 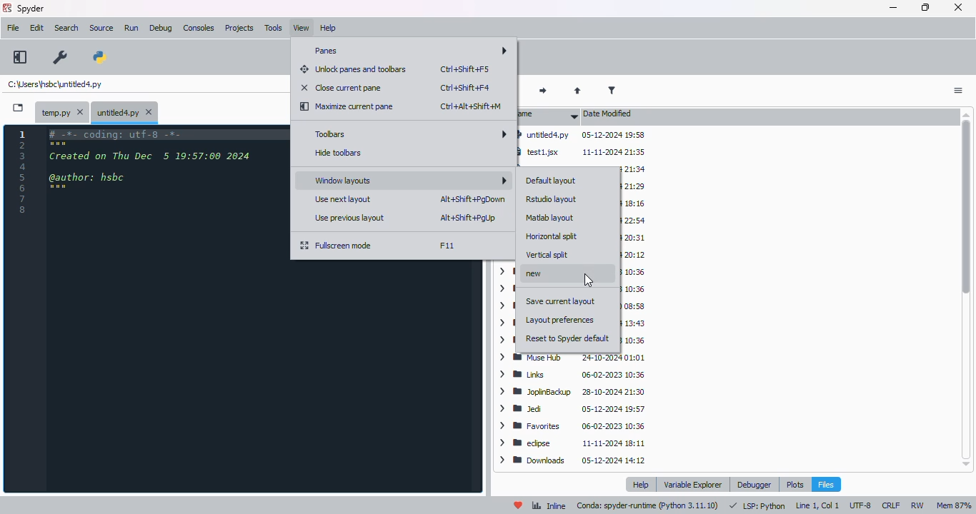 I want to click on help, so click(x=643, y=484).